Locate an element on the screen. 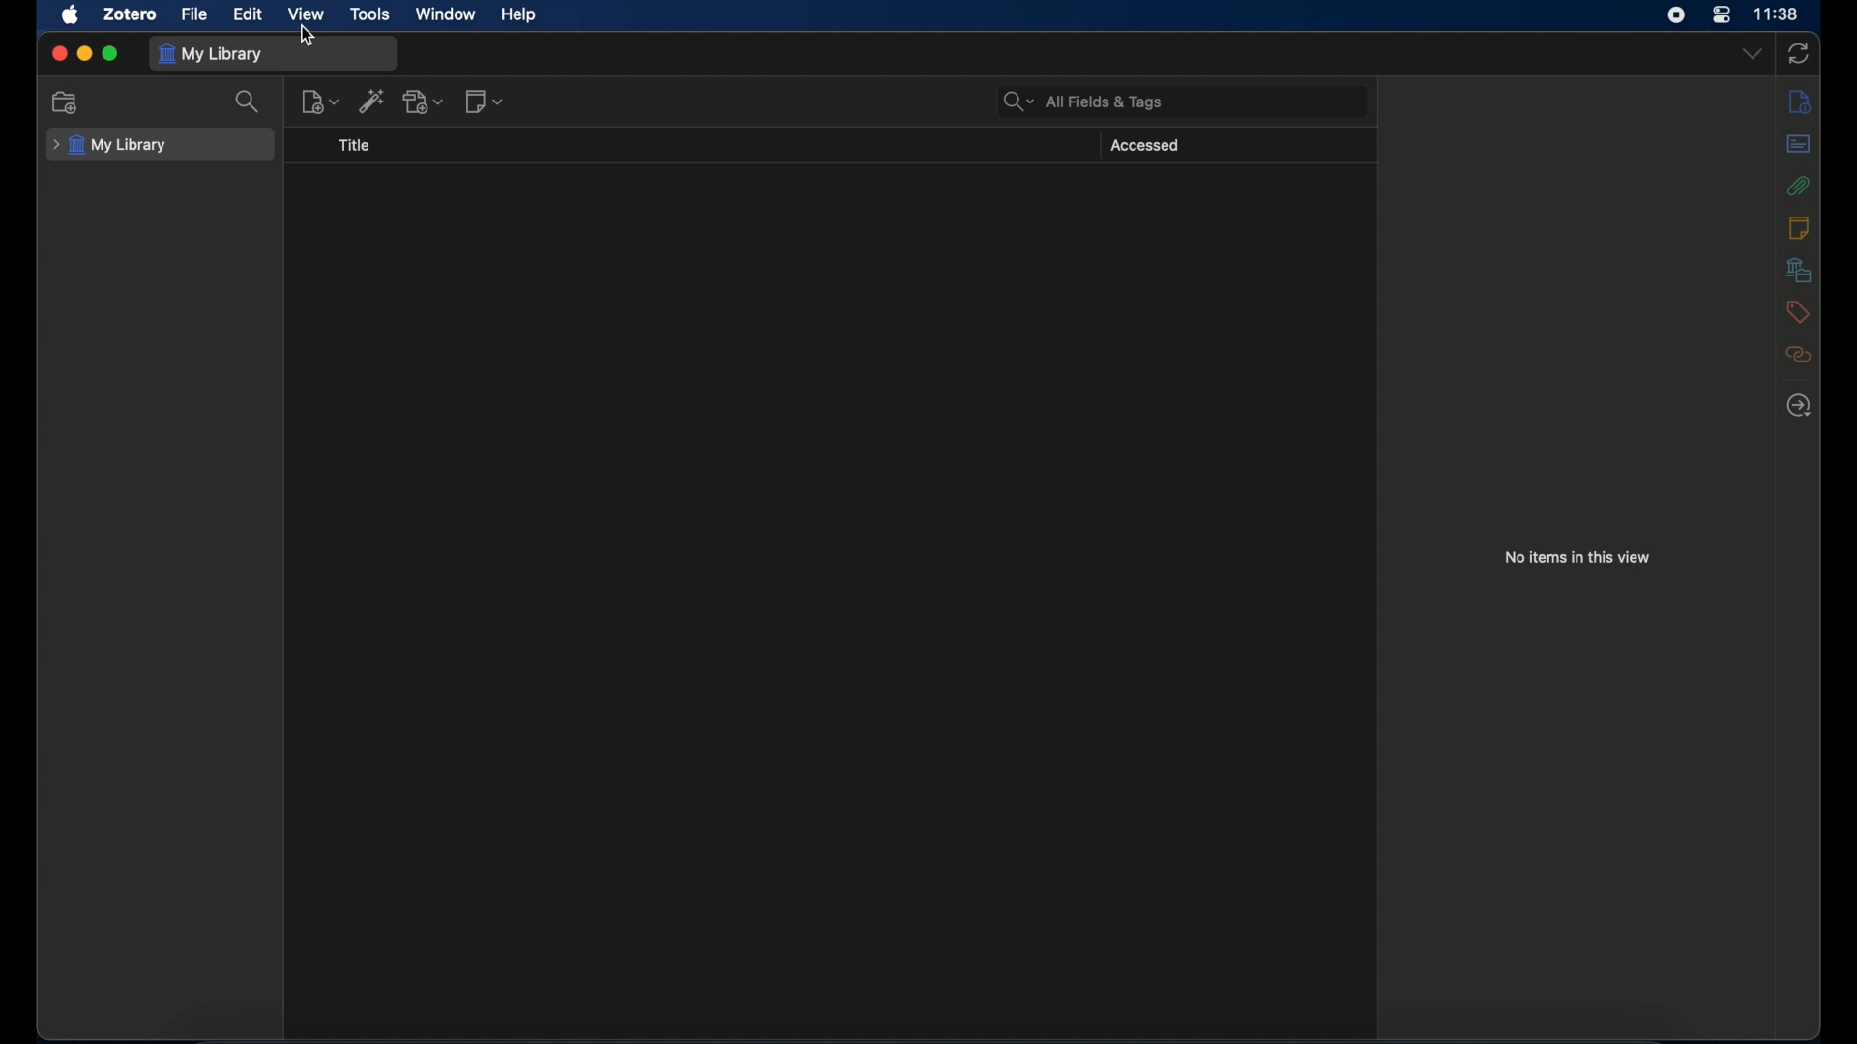 Image resolution: width=1857 pixels, height=1044 pixels. tools is located at coordinates (369, 14).